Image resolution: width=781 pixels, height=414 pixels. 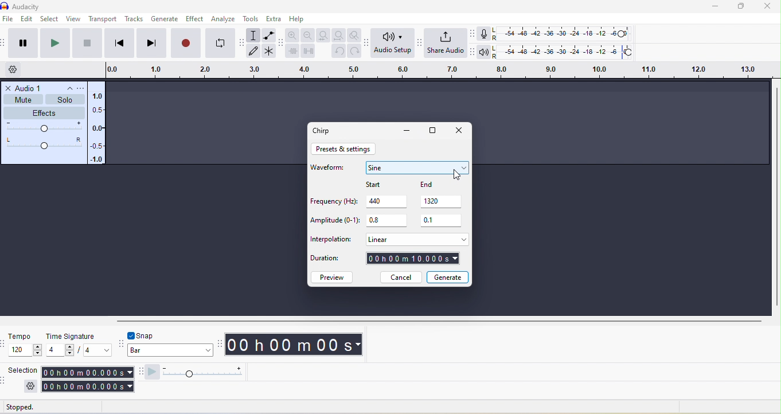 I want to click on cursor movement, so click(x=456, y=174).